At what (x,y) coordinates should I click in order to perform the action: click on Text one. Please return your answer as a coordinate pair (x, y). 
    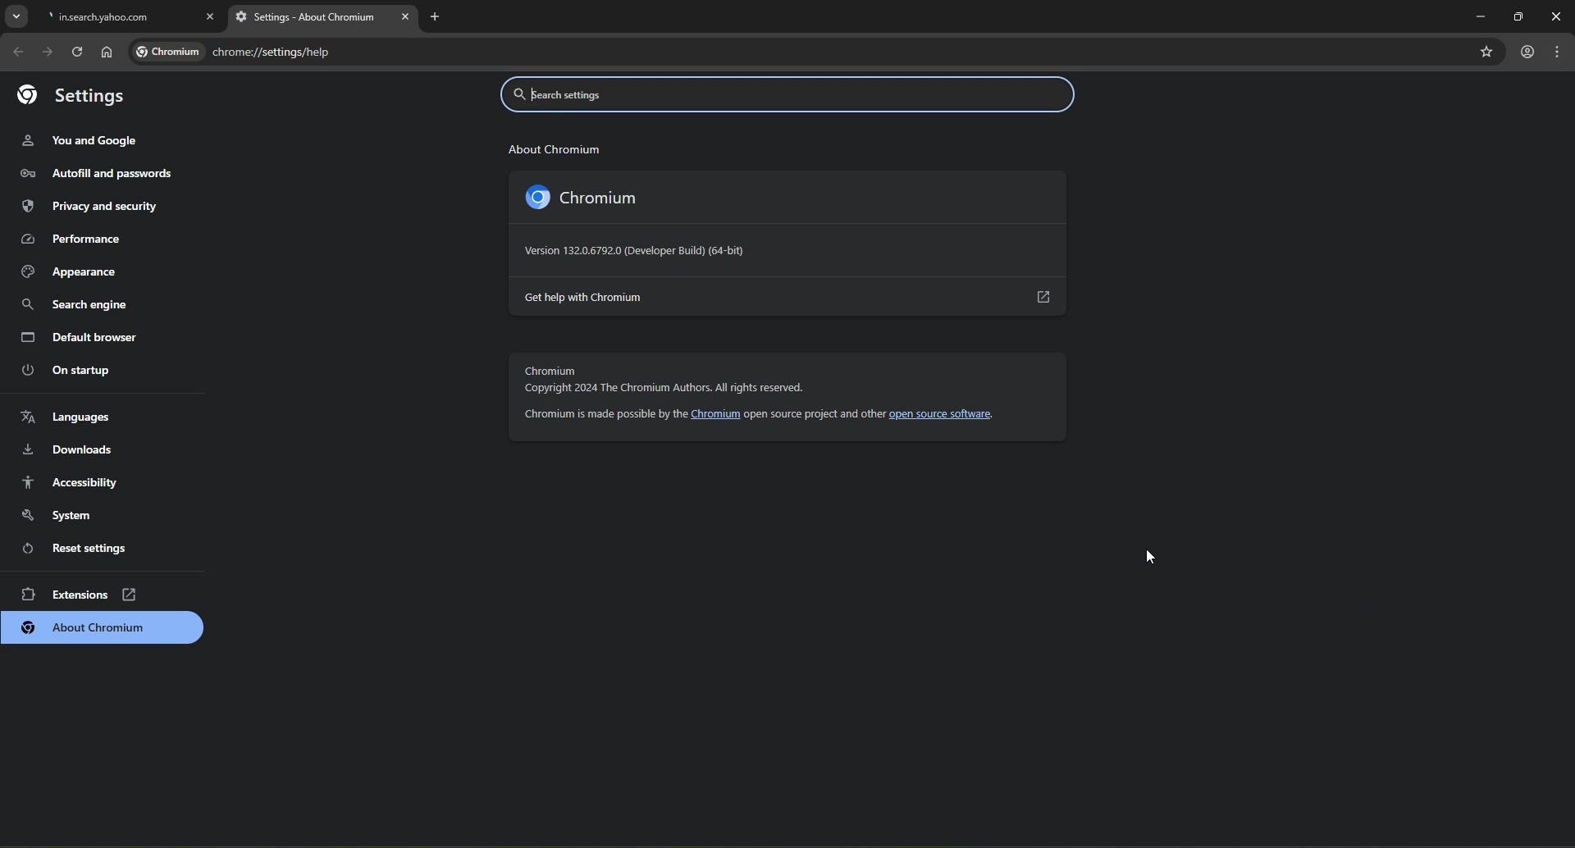
    Looking at the image, I should click on (553, 148).